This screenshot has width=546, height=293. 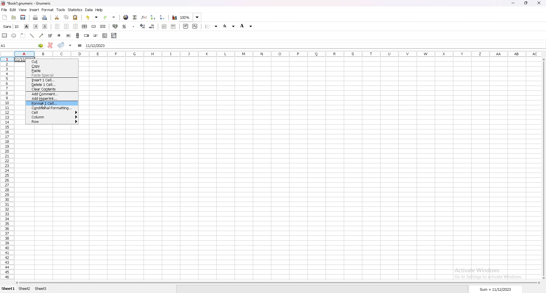 I want to click on tools, so click(x=61, y=10).